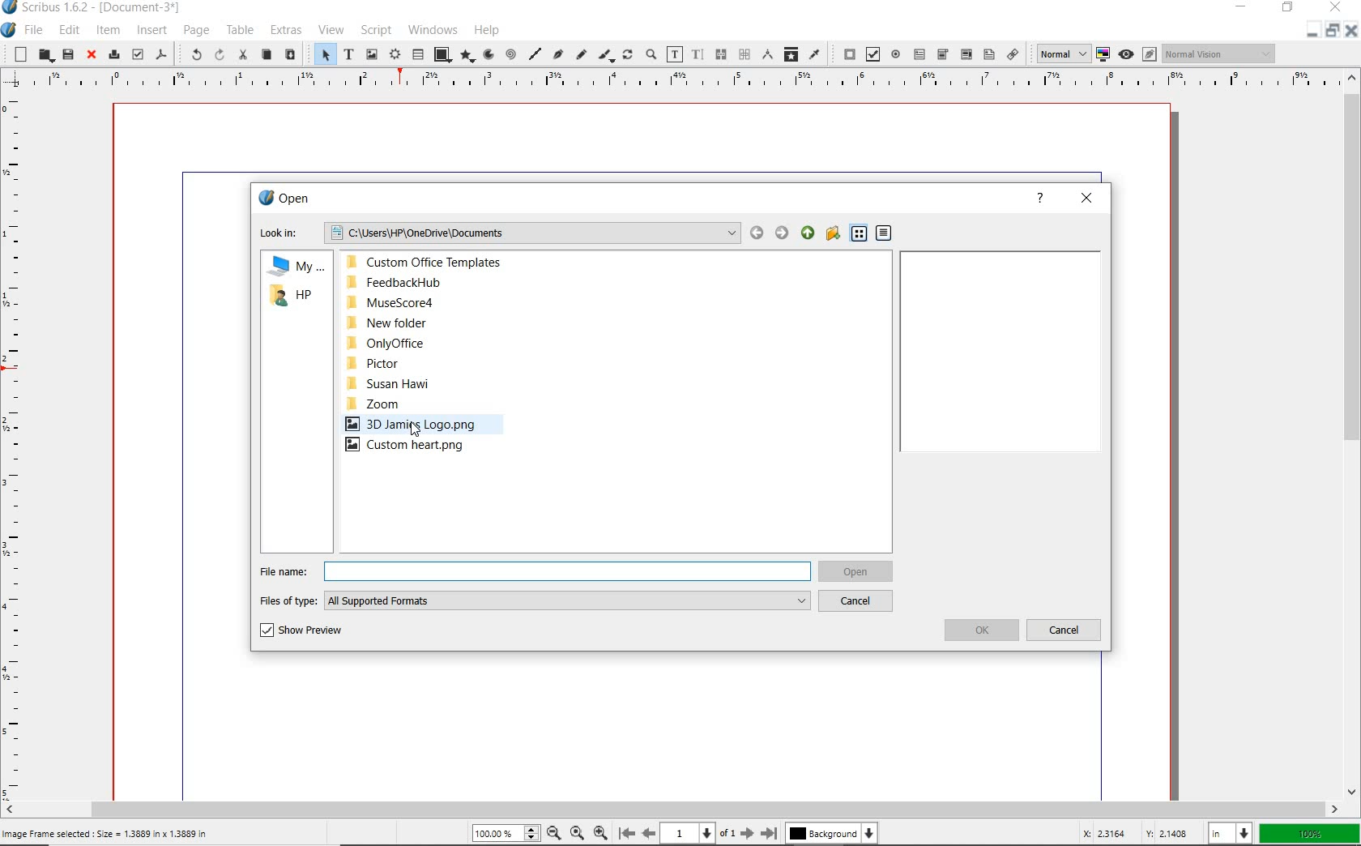 The width and height of the screenshot is (1361, 846). I want to click on FILE NAME, so click(535, 568).